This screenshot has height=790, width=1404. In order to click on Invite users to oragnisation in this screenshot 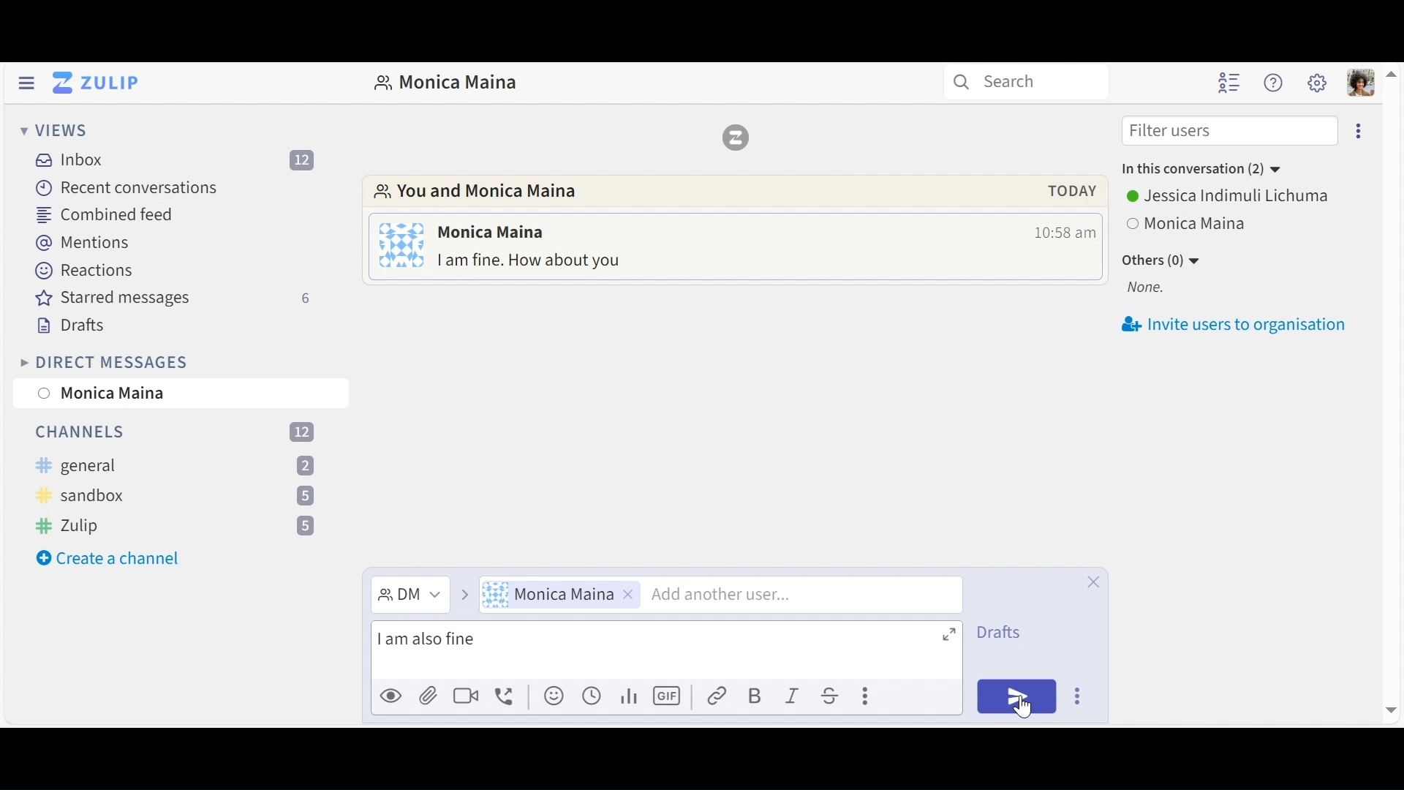, I will do `click(1237, 258)`.